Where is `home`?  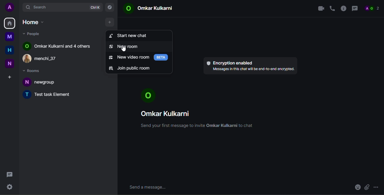
home is located at coordinates (34, 23).